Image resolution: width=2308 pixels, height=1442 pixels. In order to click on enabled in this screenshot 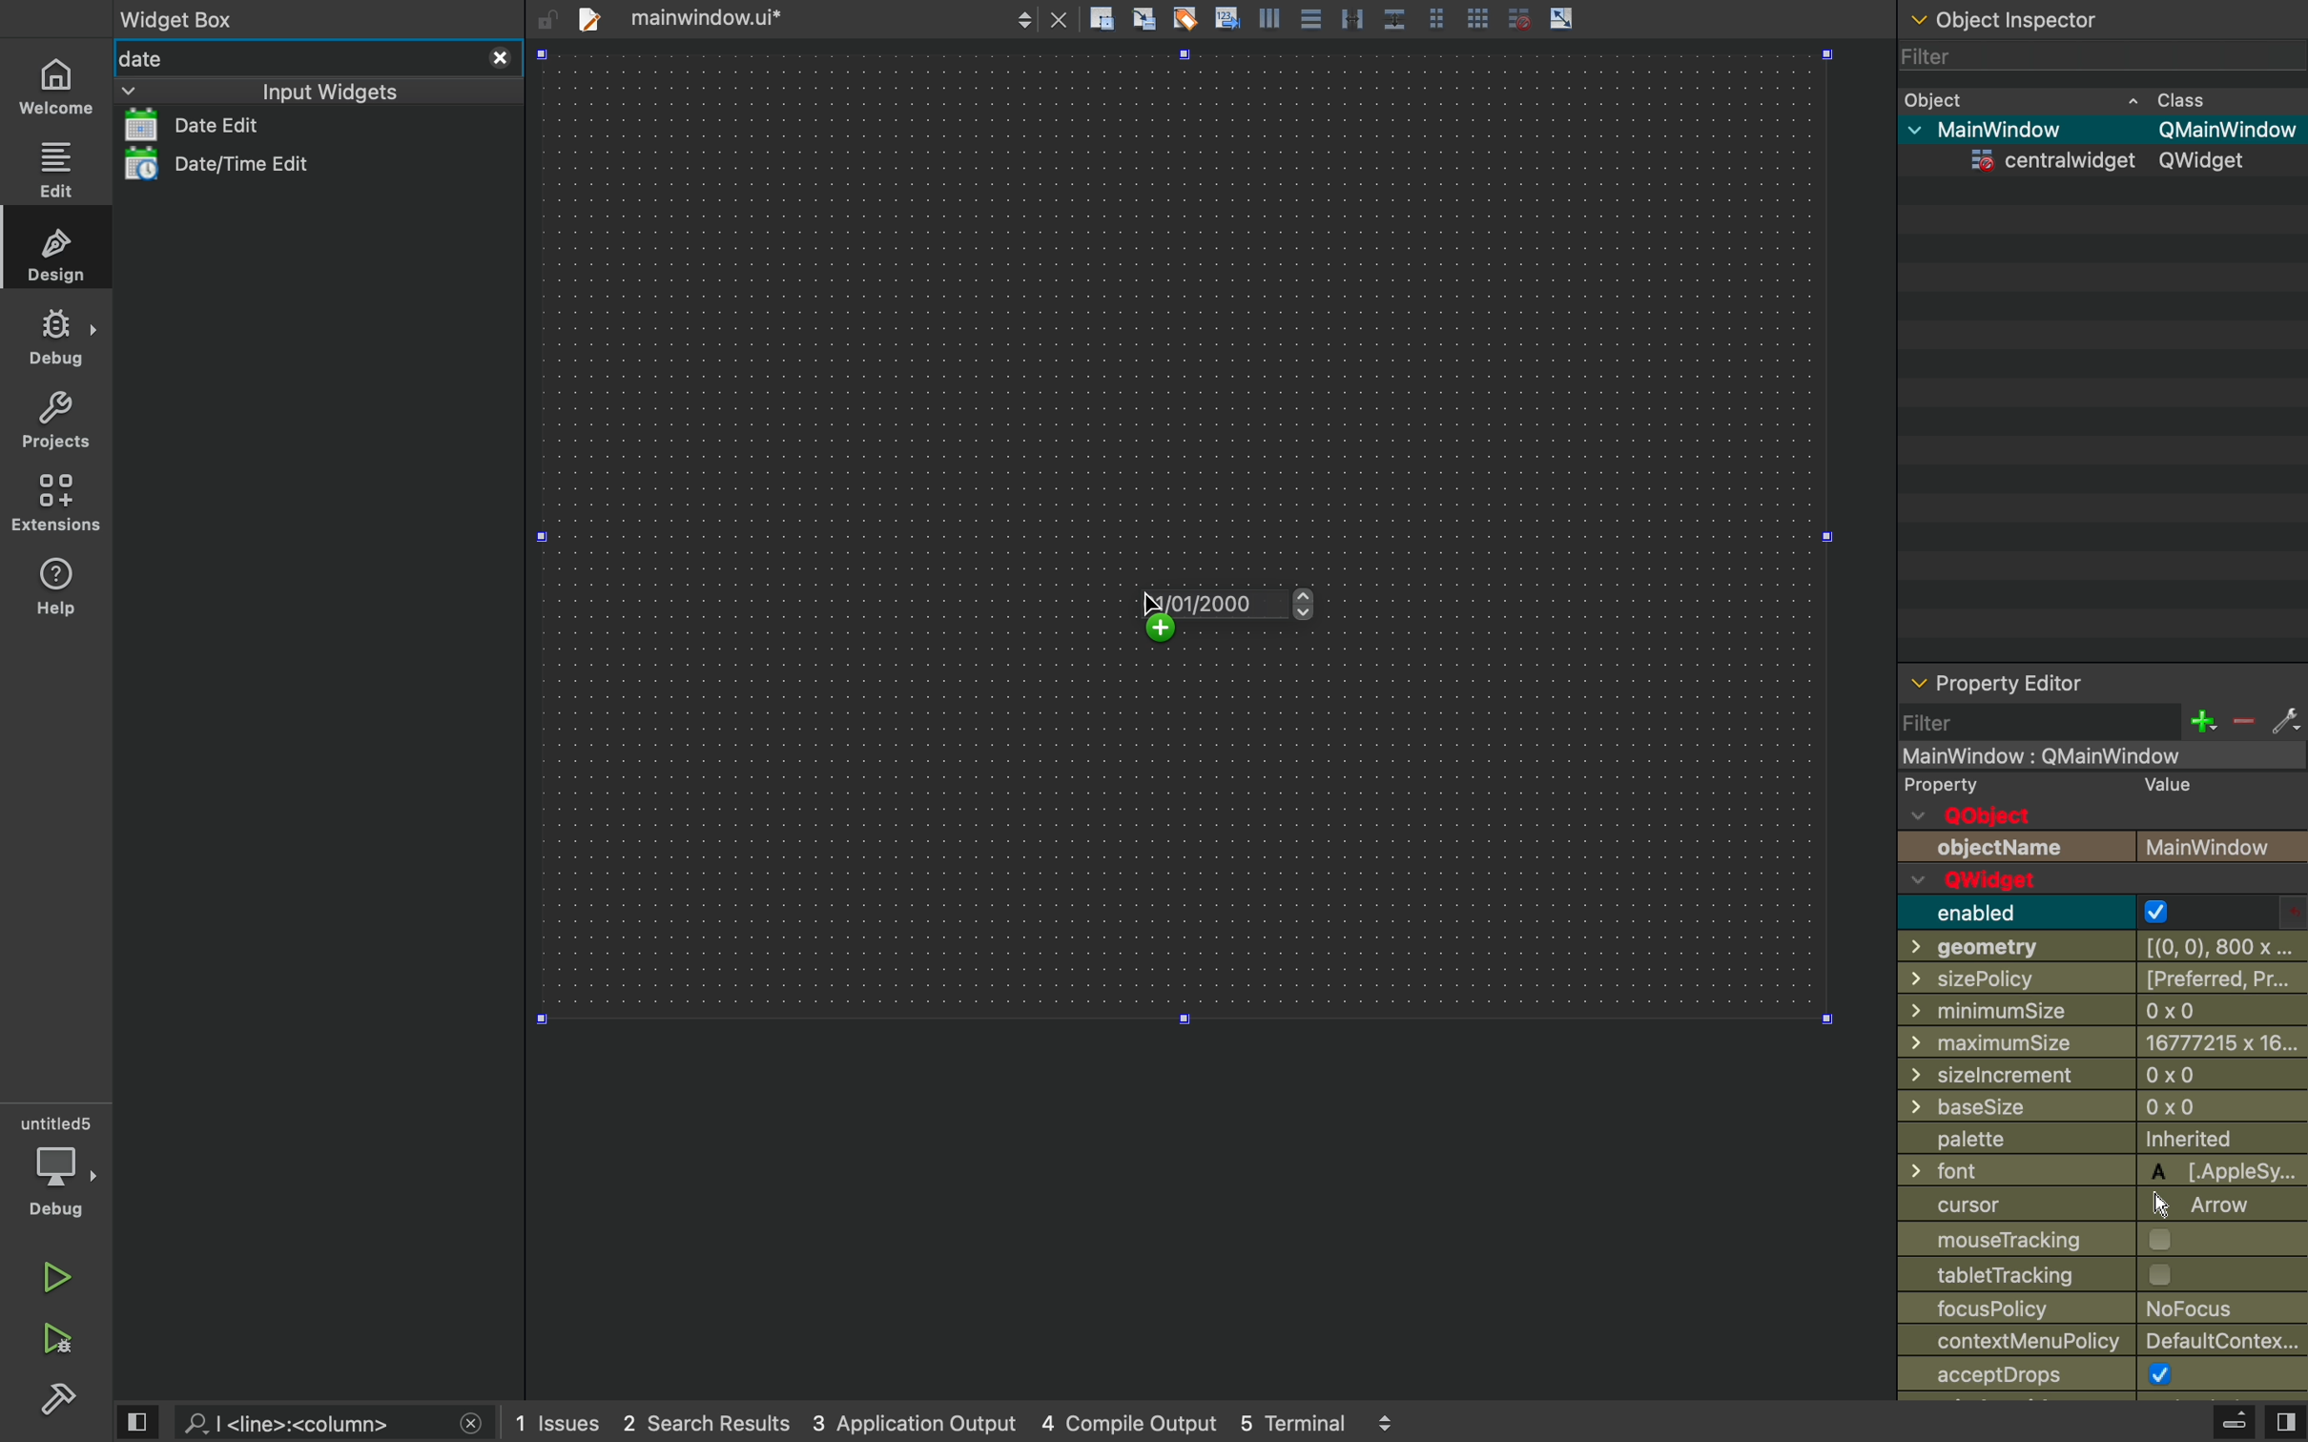, I will do `click(2106, 913)`.